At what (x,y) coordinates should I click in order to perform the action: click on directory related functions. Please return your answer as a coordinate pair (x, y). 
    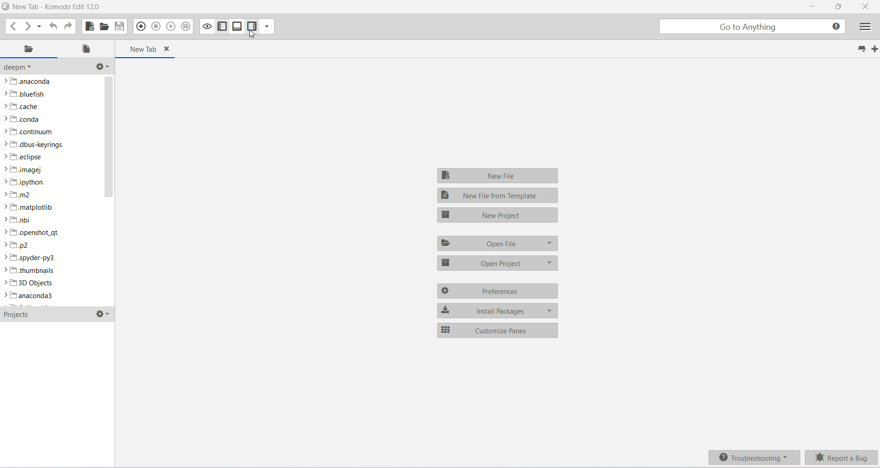
    Looking at the image, I should click on (101, 67).